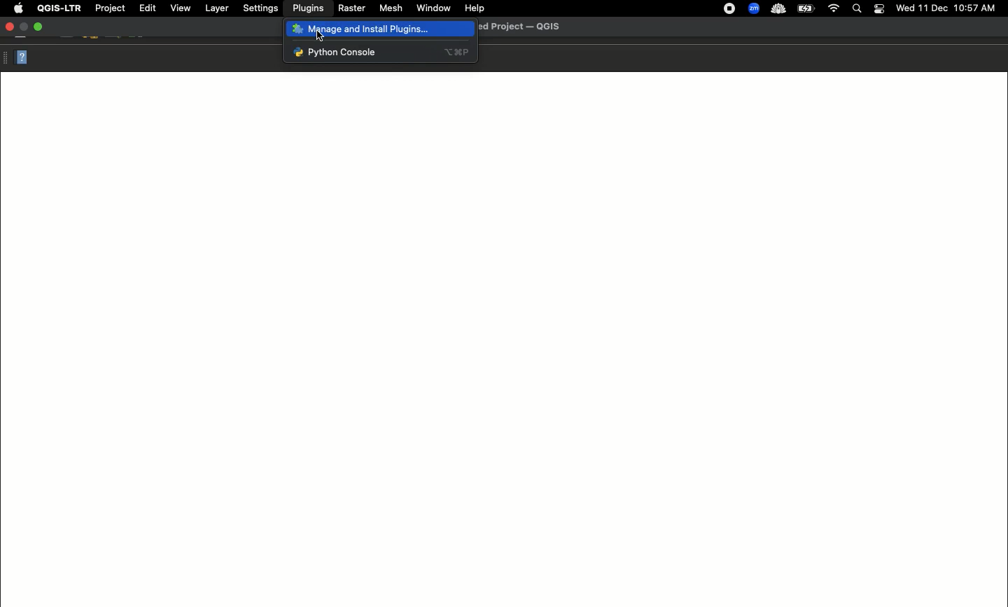 The image size is (1008, 607). Describe the element at coordinates (379, 31) in the screenshot. I see `Manage and install plugins` at that location.